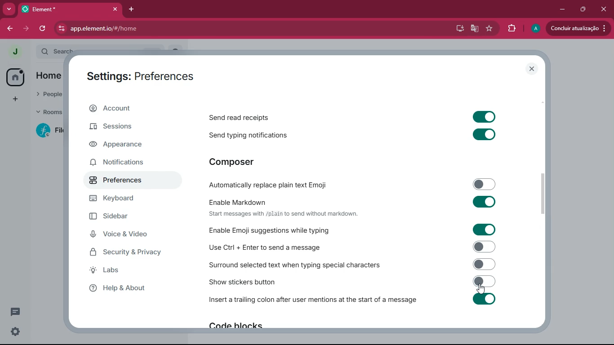 This screenshot has height=345, width=614. Describe the element at coordinates (128, 164) in the screenshot. I see `notifications` at that location.